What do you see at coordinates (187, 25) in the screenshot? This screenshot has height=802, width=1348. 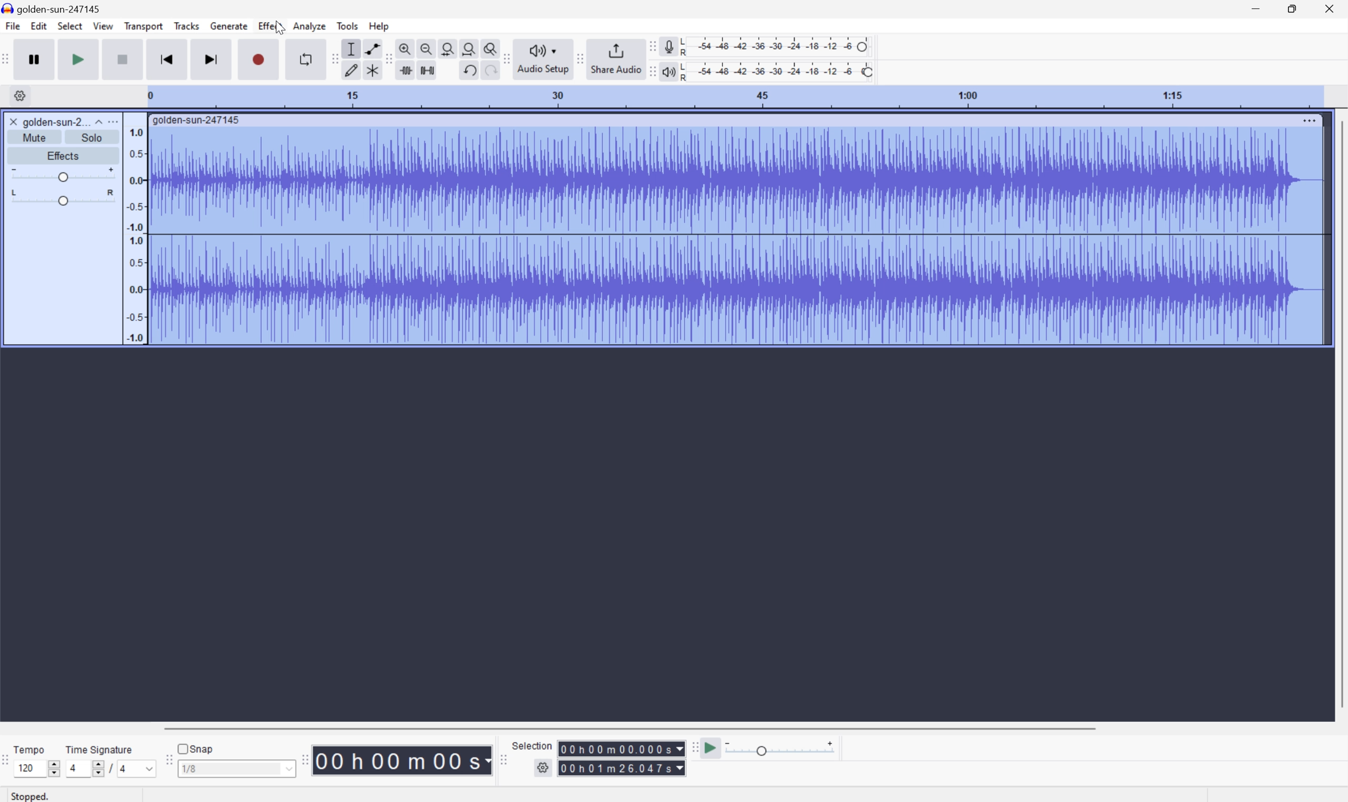 I see `Tracks` at bounding box center [187, 25].